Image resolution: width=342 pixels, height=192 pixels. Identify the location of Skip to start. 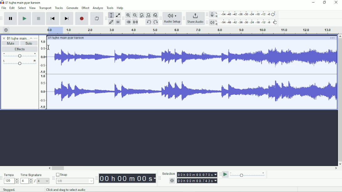
(53, 19).